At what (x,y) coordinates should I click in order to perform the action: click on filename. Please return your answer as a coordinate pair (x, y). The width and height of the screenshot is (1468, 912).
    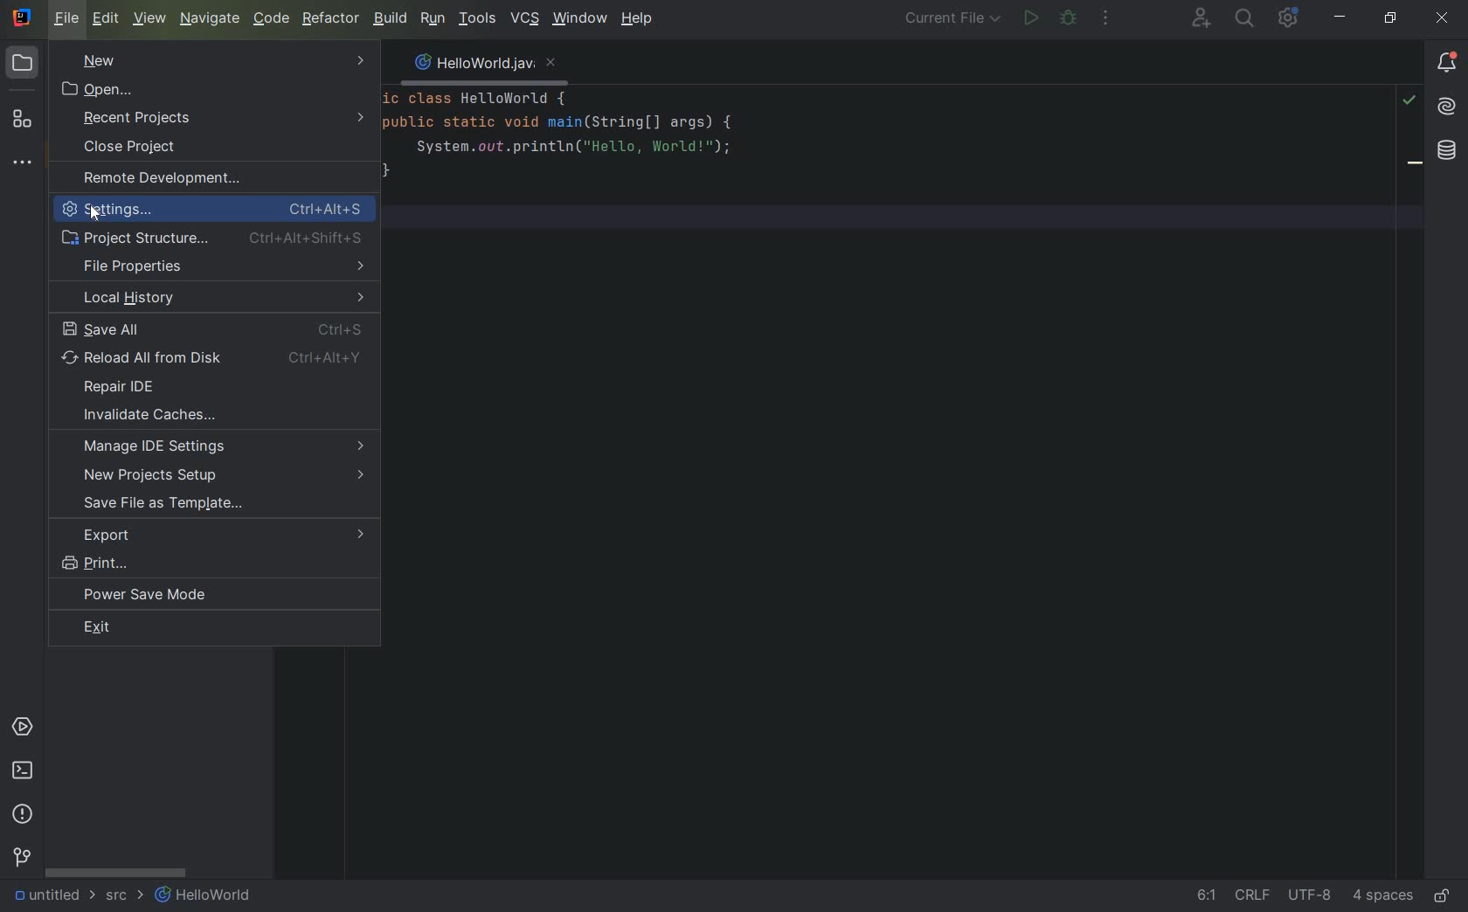
    Looking at the image, I should click on (484, 66).